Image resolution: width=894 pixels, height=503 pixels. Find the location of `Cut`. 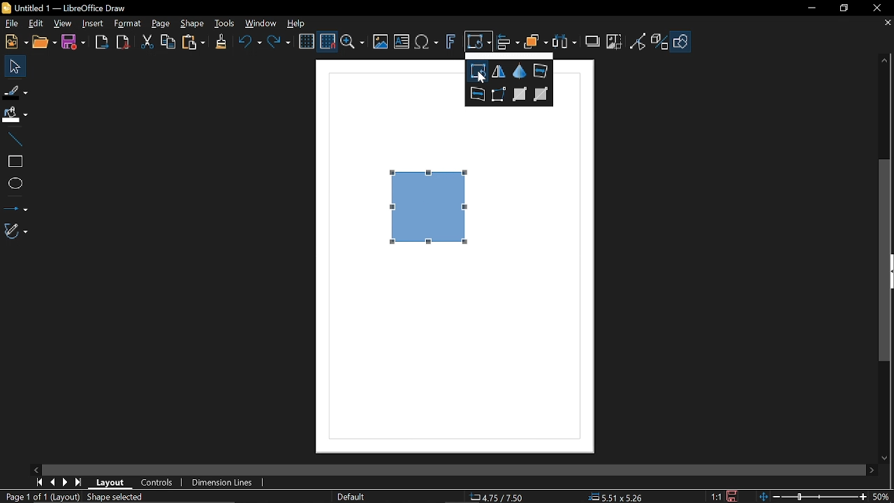

Cut is located at coordinates (145, 43).